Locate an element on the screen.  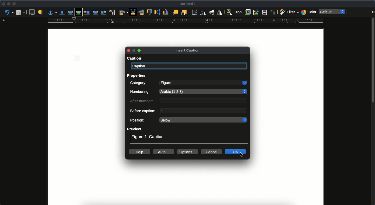
scroll is located at coordinates (373, 111).